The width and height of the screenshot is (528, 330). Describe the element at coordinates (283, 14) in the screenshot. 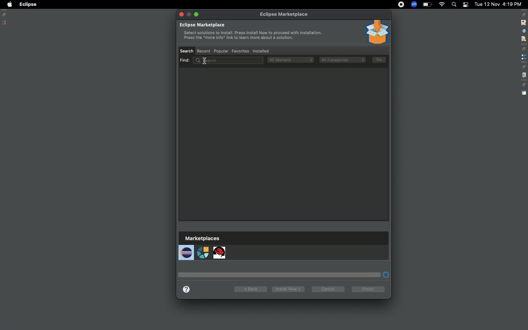

I see `Eclipse marketplace` at that location.